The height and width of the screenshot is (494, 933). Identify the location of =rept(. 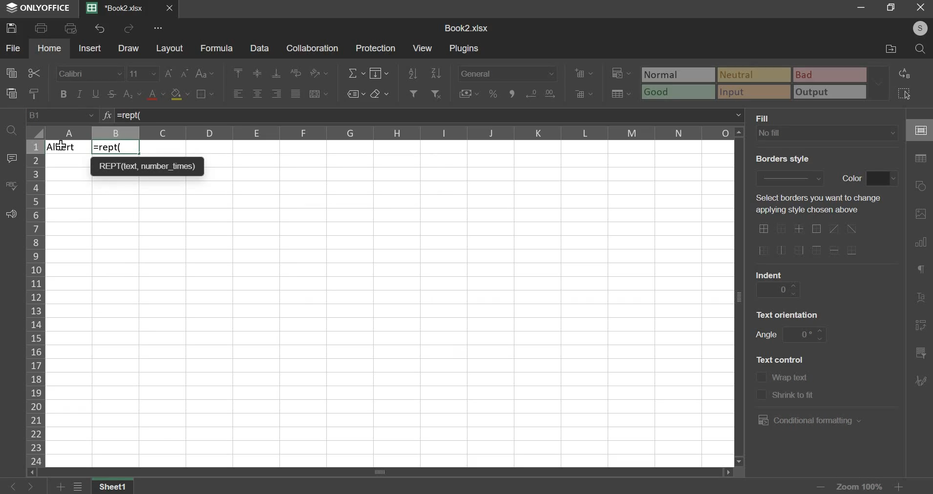
(115, 147).